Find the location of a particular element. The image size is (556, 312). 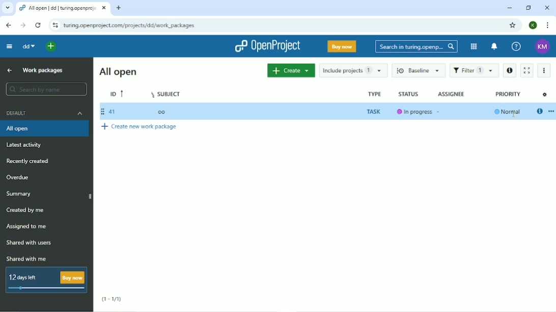

Summary is located at coordinates (20, 194).